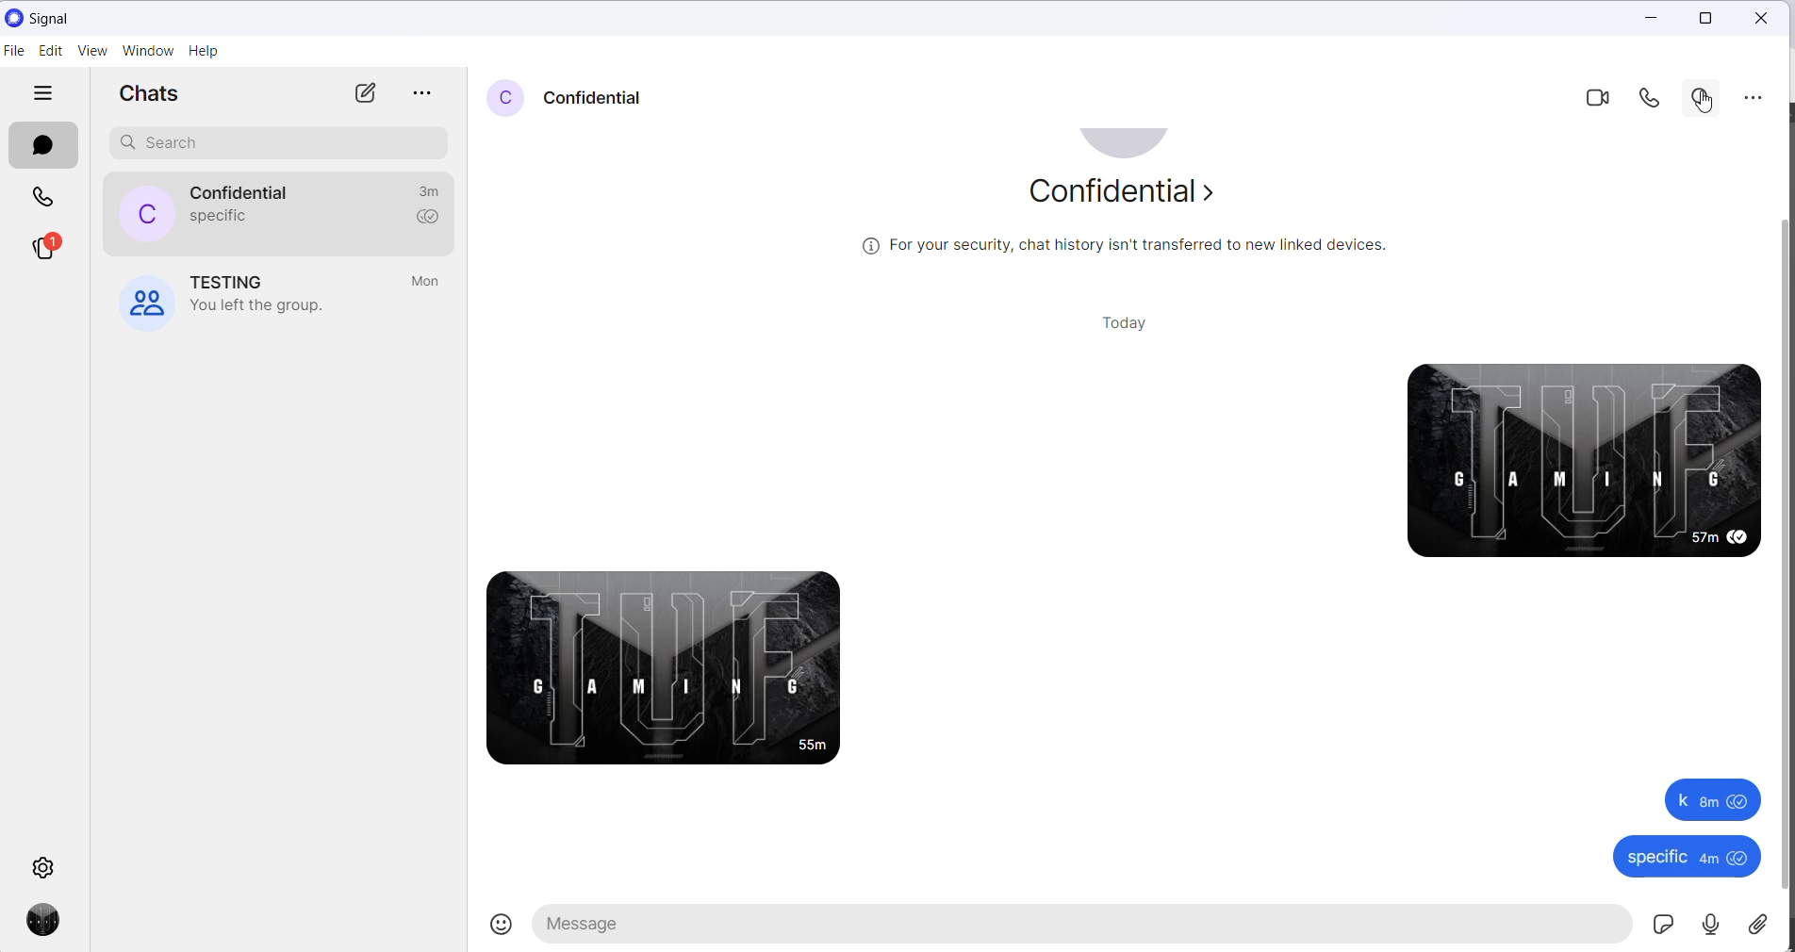 The width and height of the screenshot is (1795, 952). I want to click on close, so click(1654, 18).